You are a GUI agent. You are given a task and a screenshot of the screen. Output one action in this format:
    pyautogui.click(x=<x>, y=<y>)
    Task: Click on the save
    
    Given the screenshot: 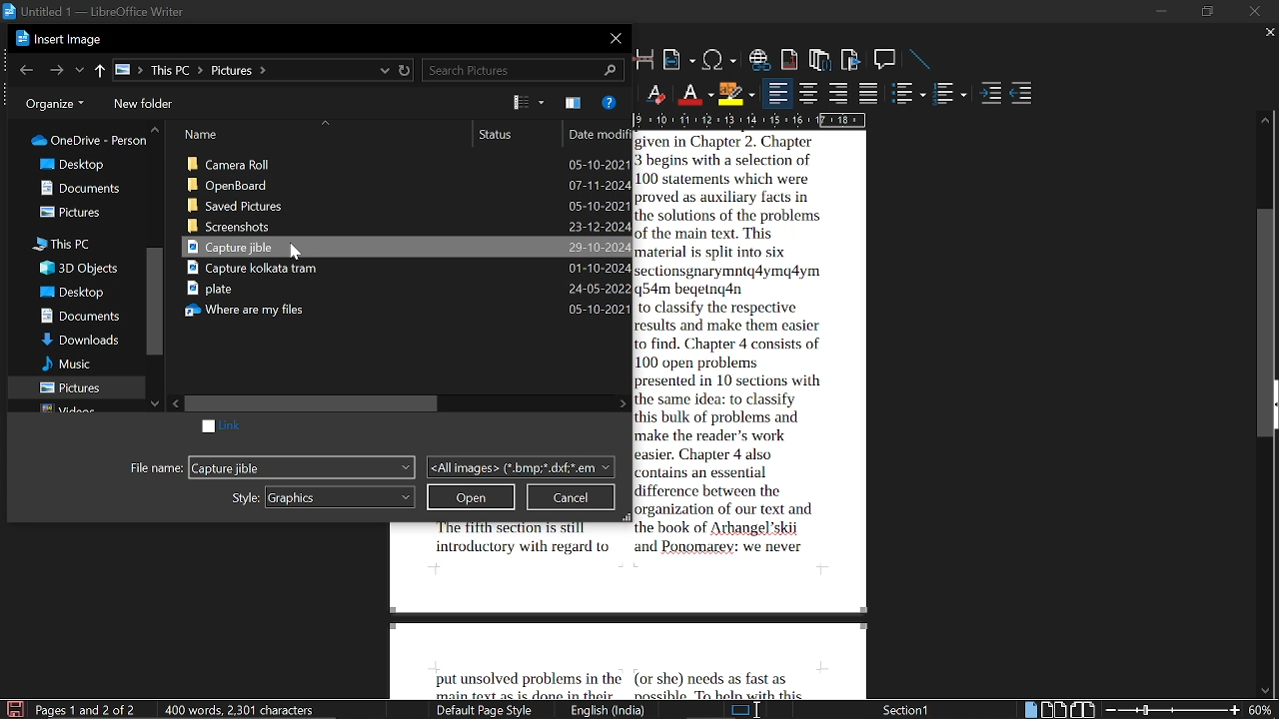 What is the action you would take?
    pyautogui.click(x=13, y=709)
    